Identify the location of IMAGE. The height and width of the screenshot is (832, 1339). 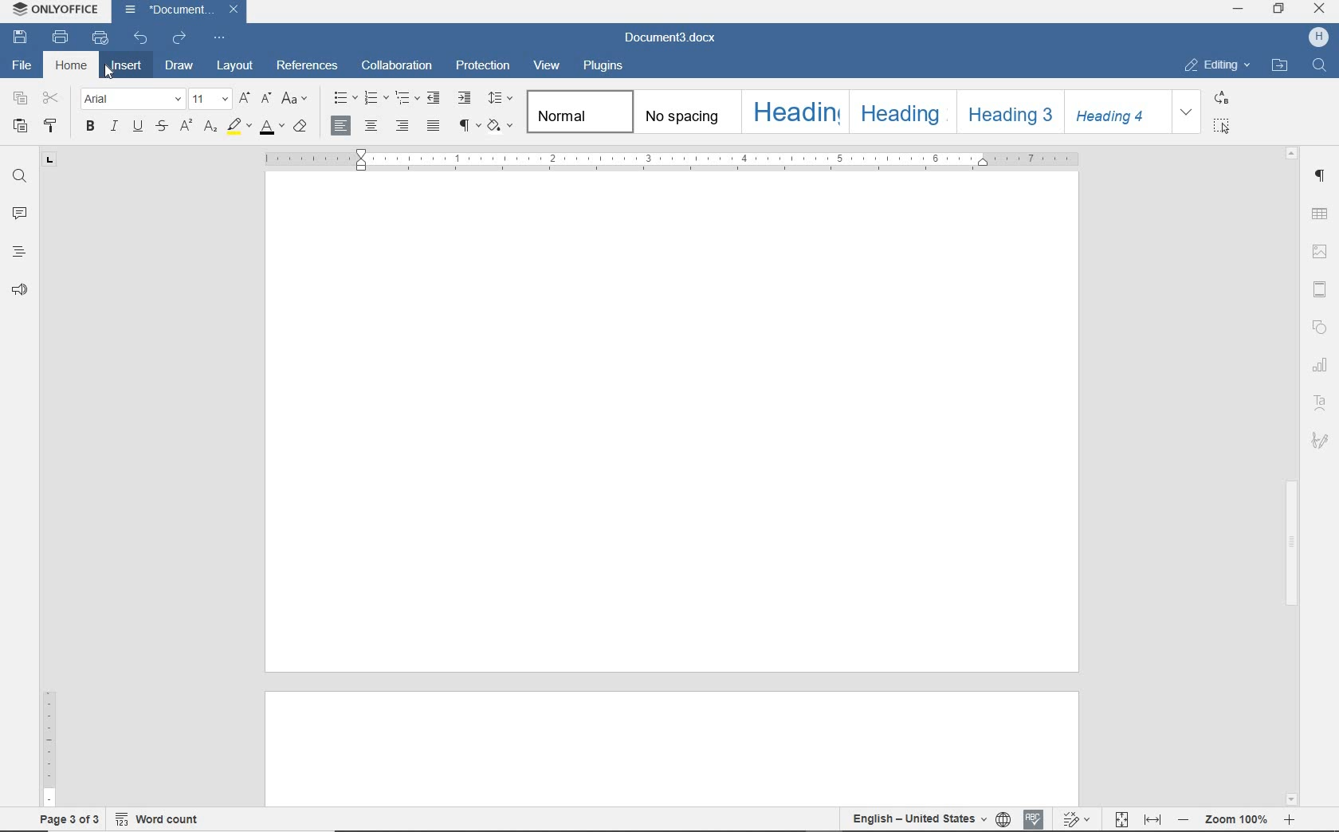
(1321, 253).